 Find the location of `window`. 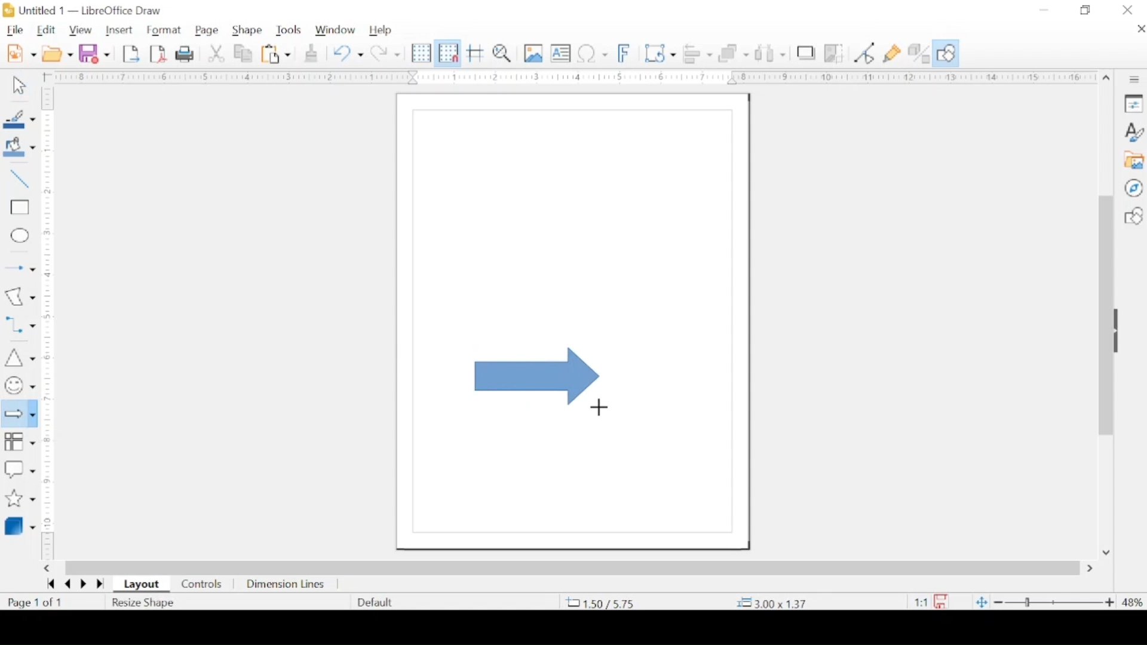

window is located at coordinates (336, 30).